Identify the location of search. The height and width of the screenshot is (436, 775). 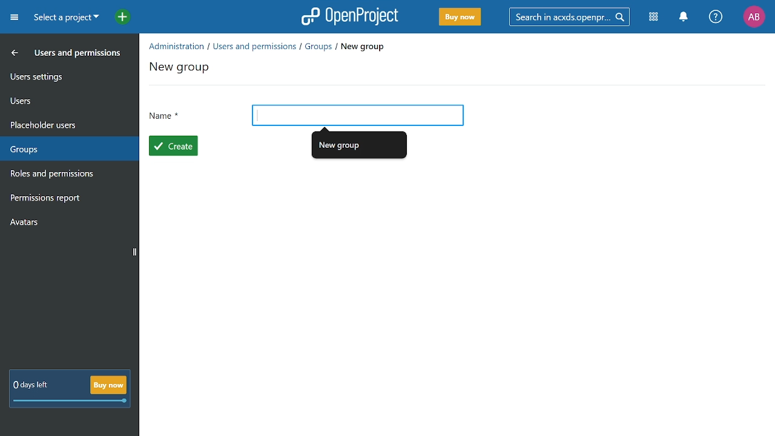
(567, 16).